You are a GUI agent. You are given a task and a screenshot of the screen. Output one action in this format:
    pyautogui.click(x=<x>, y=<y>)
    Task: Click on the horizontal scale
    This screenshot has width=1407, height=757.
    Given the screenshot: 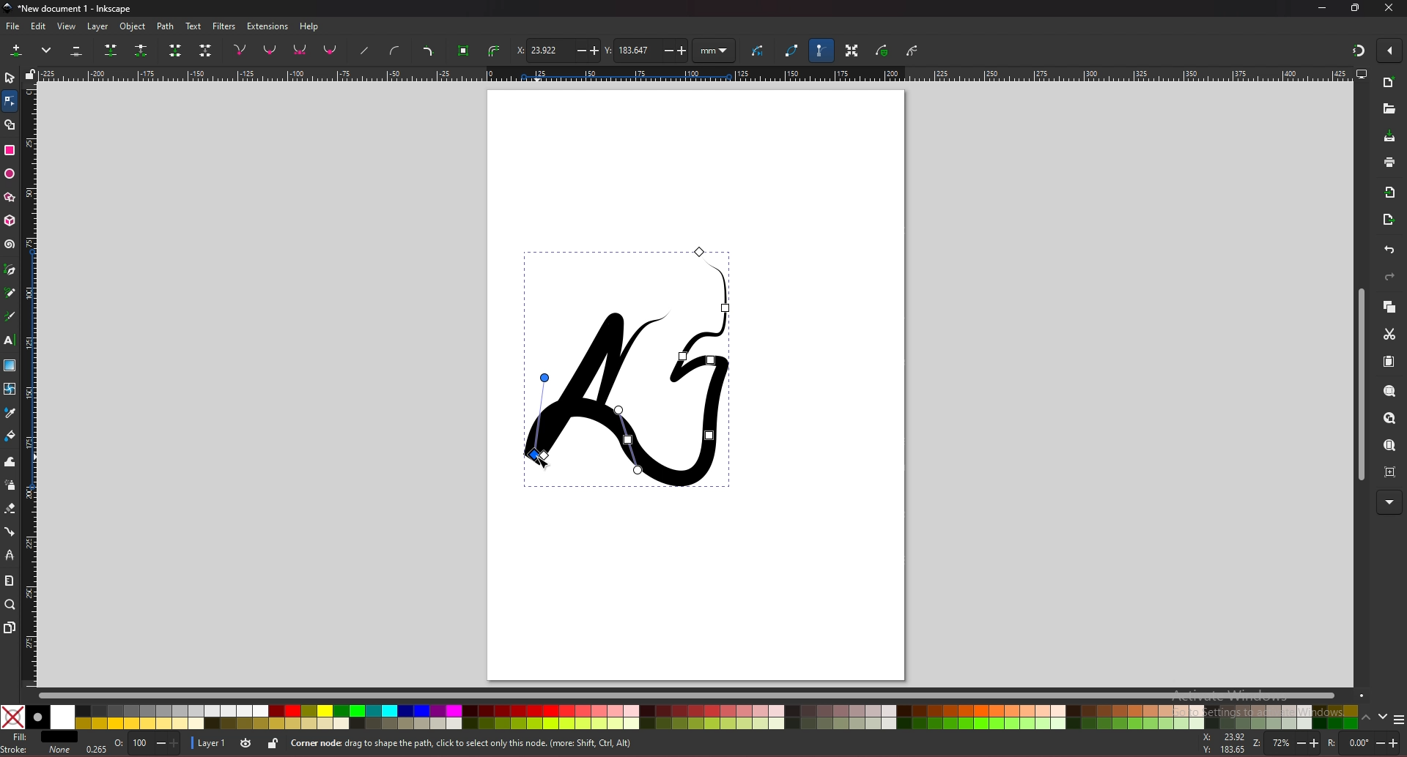 What is the action you would take?
    pyautogui.click(x=695, y=74)
    